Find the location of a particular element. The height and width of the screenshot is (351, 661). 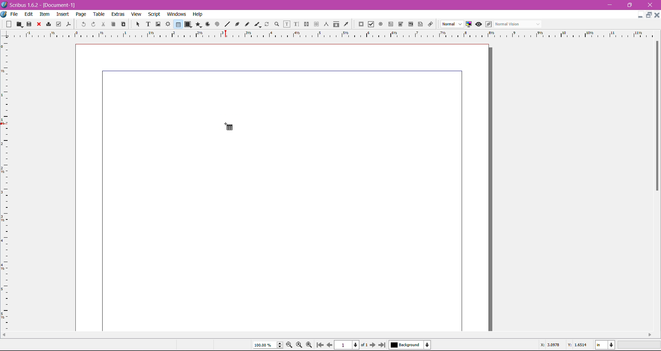

Last Page is located at coordinates (384, 346).